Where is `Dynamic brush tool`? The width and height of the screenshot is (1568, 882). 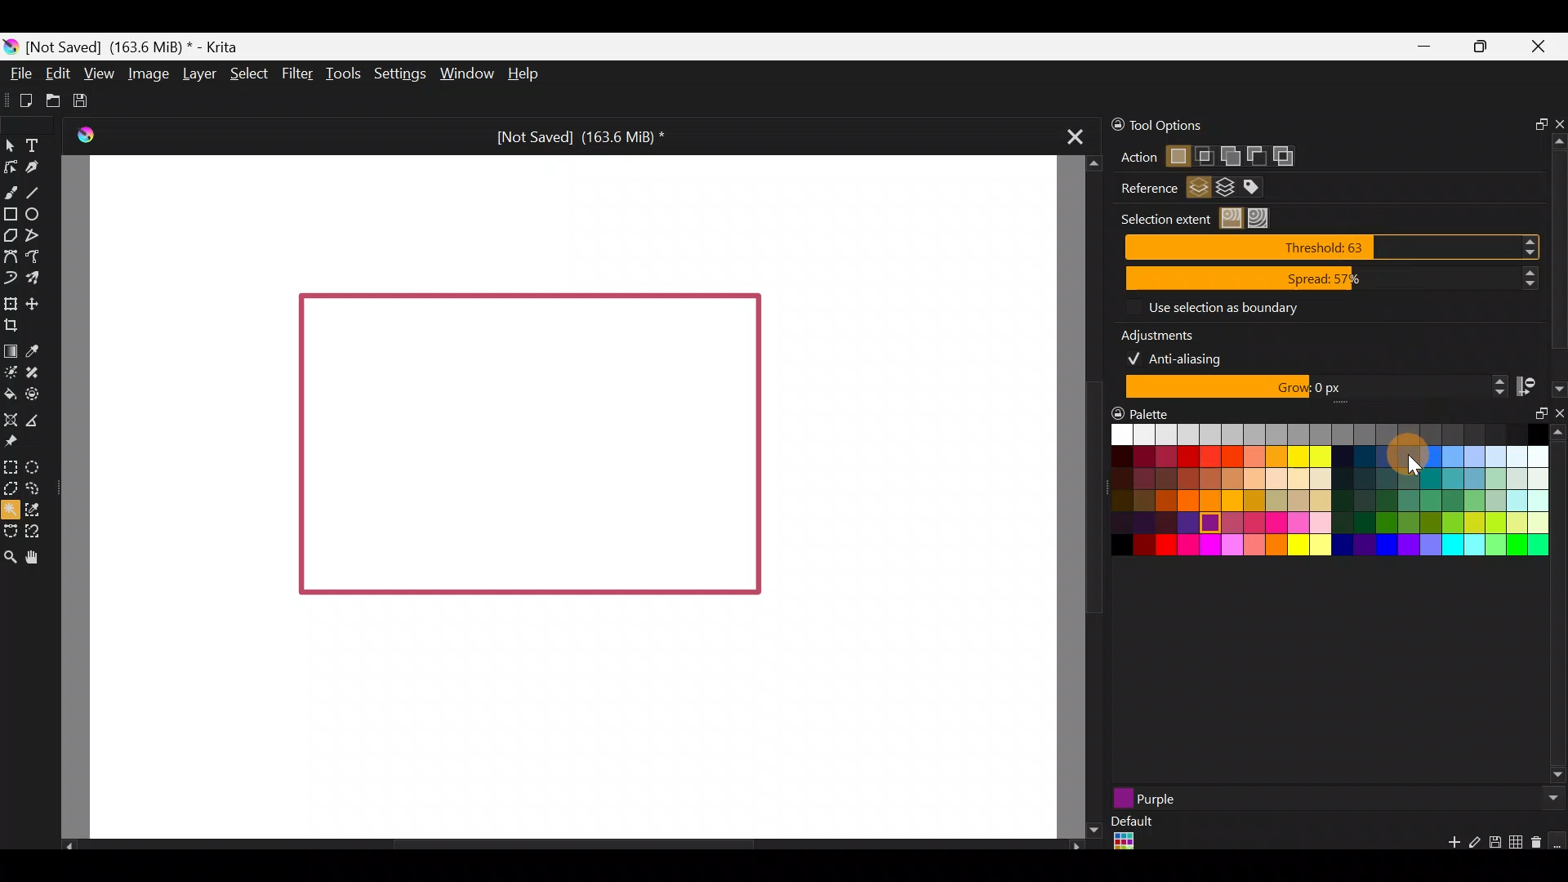
Dynamic brush tool is located at coordinates (10, 277).